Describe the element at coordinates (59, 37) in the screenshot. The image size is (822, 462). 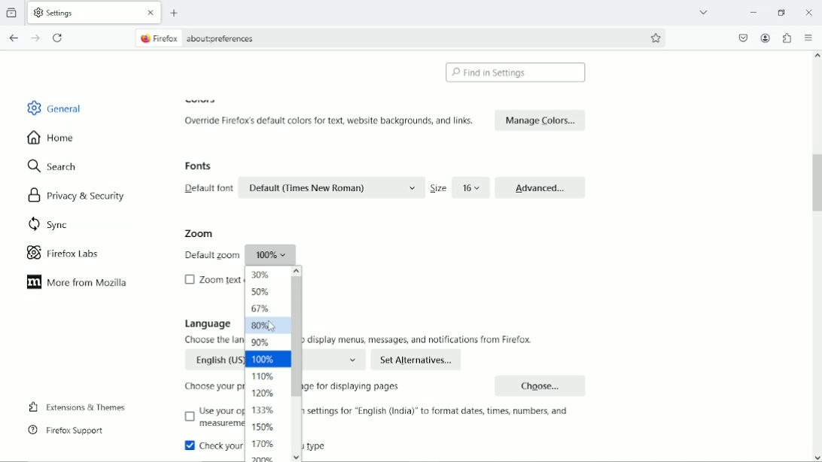
I see `reload current page` at that location.